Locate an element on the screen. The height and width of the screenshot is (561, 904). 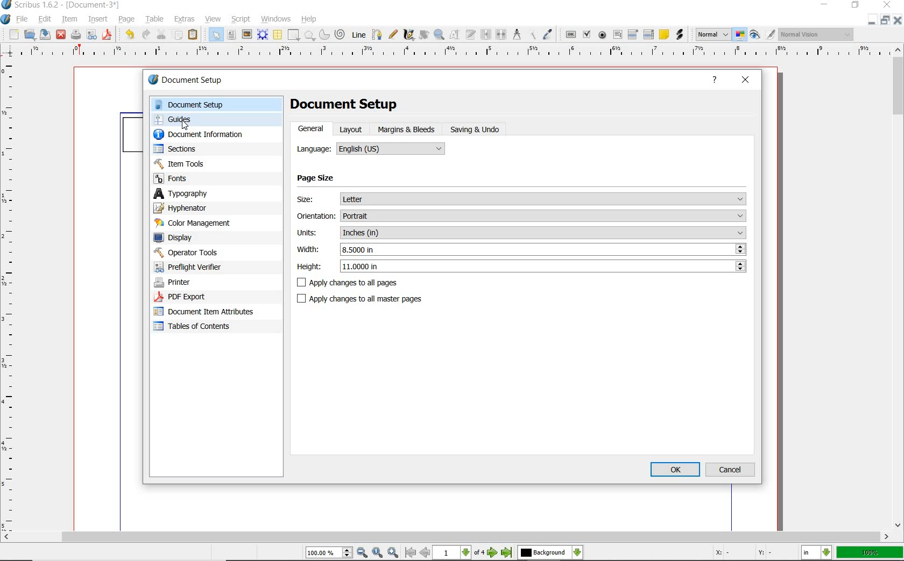
sections is located at coordinates (208, 150).